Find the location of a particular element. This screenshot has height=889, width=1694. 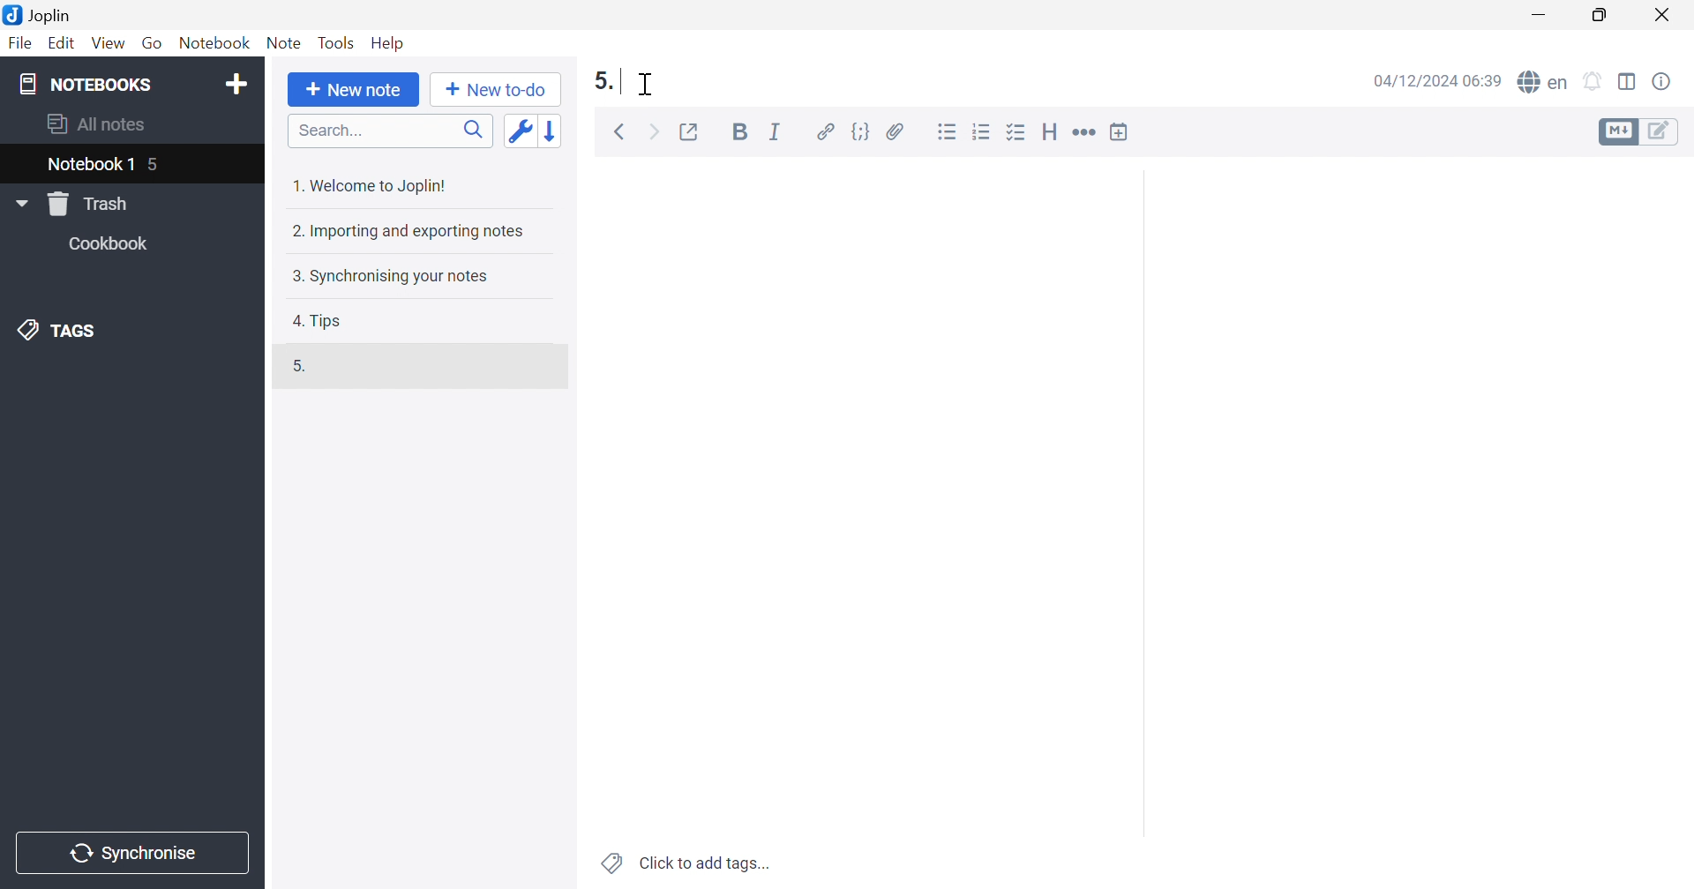

Note is located at coordinates (283, 41).